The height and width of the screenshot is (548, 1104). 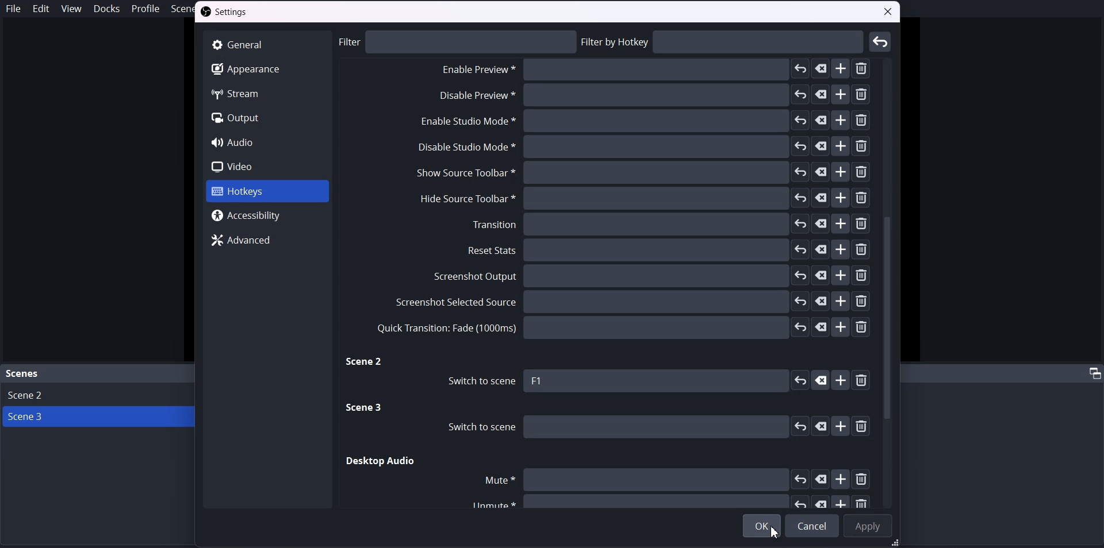 I want to click on Text, so click(x=538, y=381).